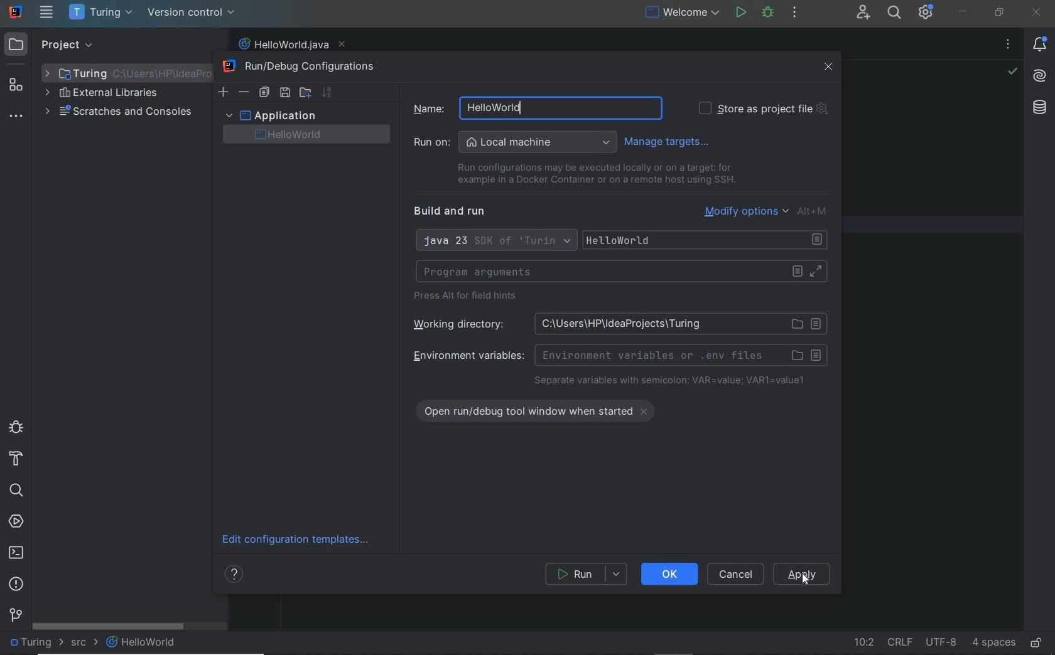  What do you see at coordinates (1008, 46) in the screenshot?
I see `recent files, tab actions` at bounding box center [1008, 46].